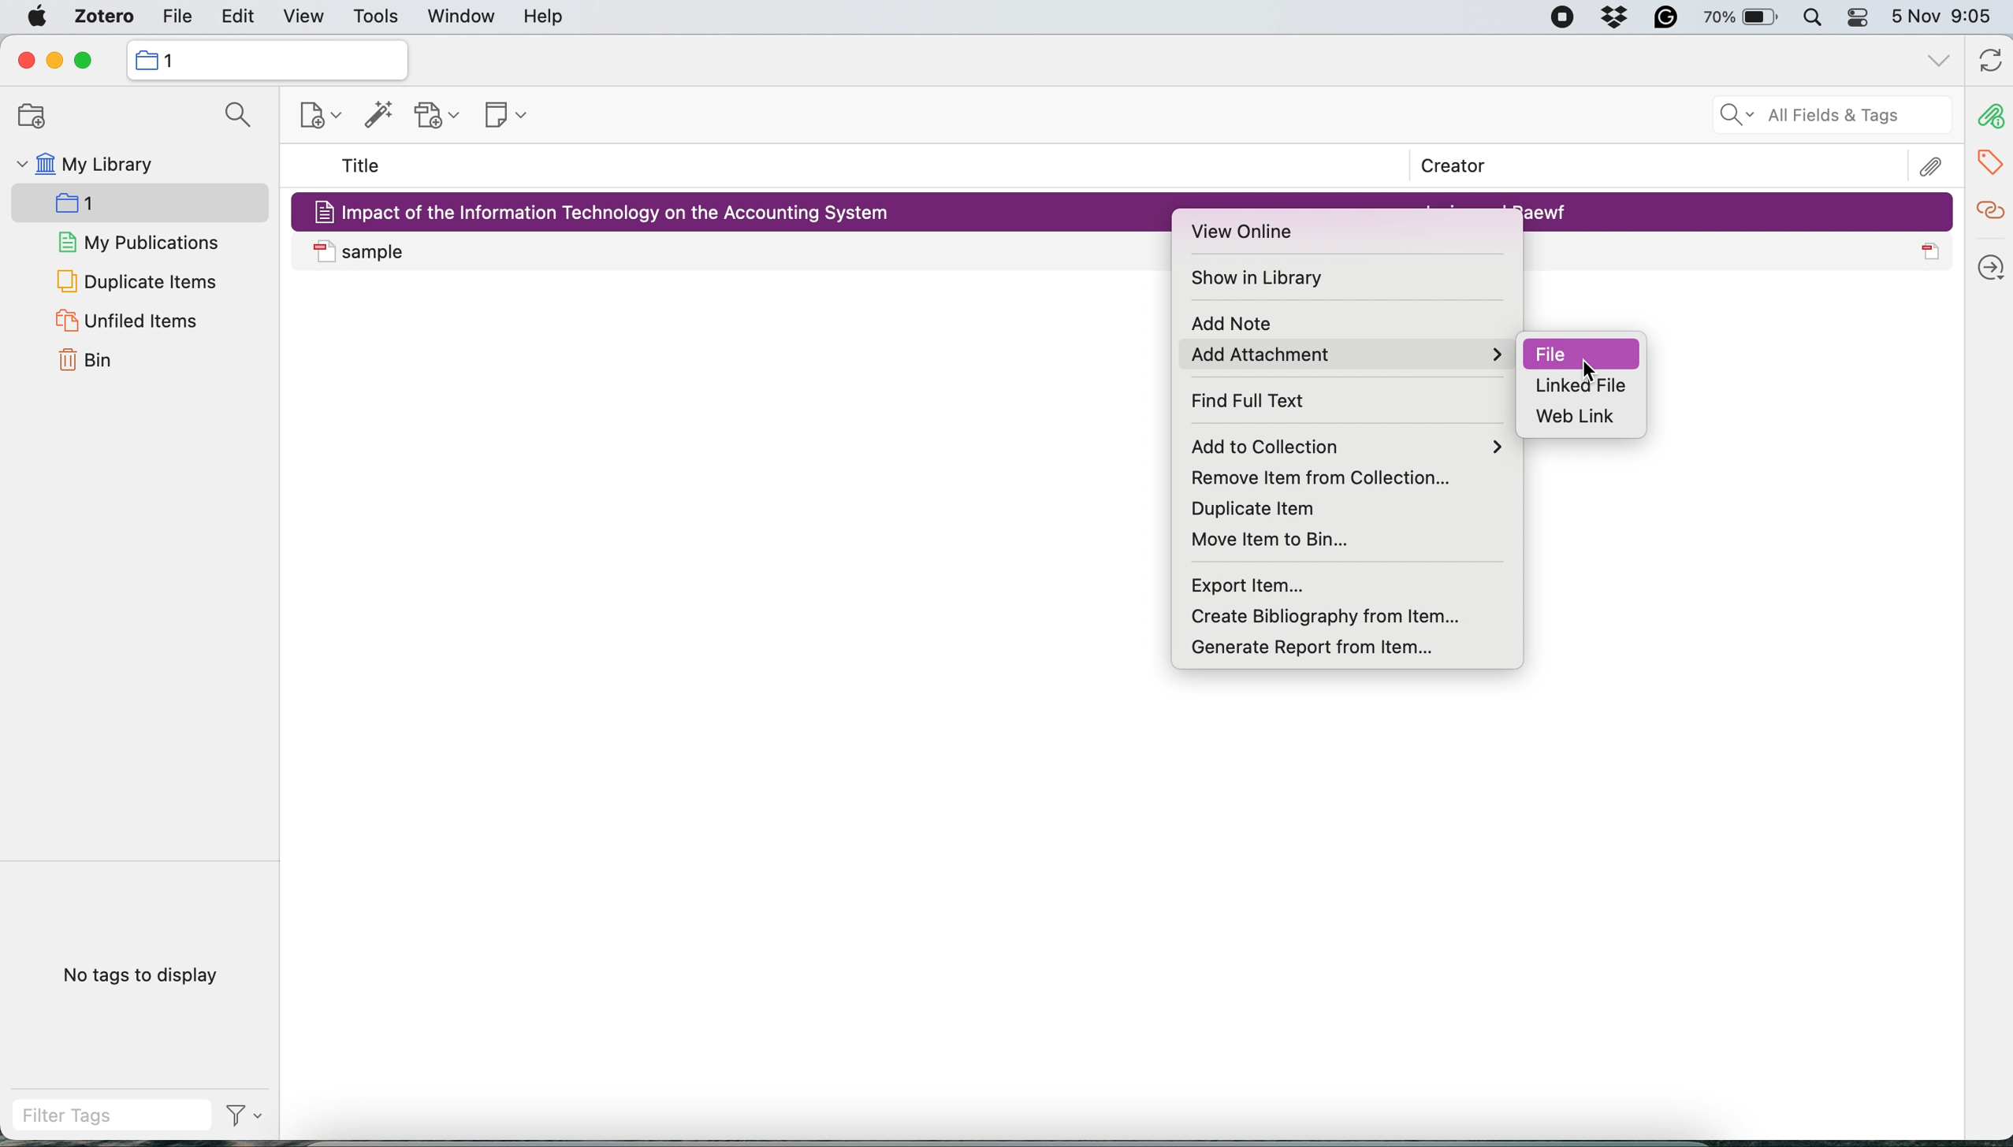  I want to click on tools, so click(375, 18).